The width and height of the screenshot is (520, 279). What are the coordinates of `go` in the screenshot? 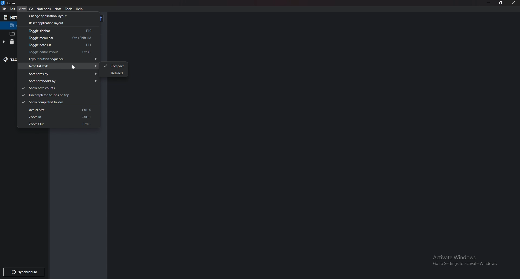 It's located at (31, 9).